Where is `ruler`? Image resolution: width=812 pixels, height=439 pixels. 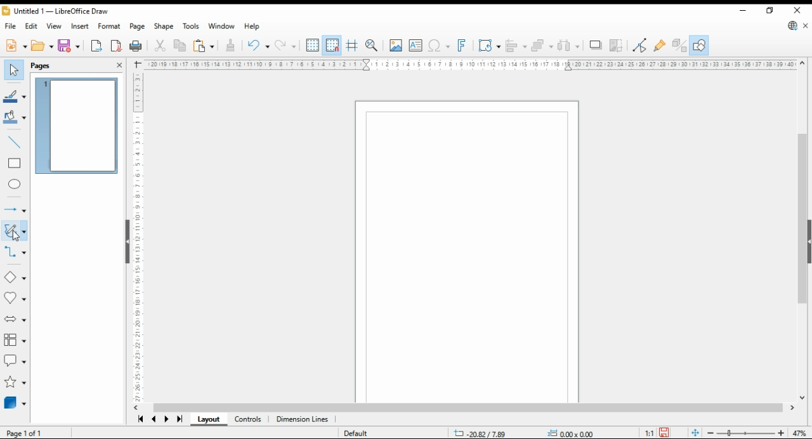 ruler is located at coordinates (133, 238).